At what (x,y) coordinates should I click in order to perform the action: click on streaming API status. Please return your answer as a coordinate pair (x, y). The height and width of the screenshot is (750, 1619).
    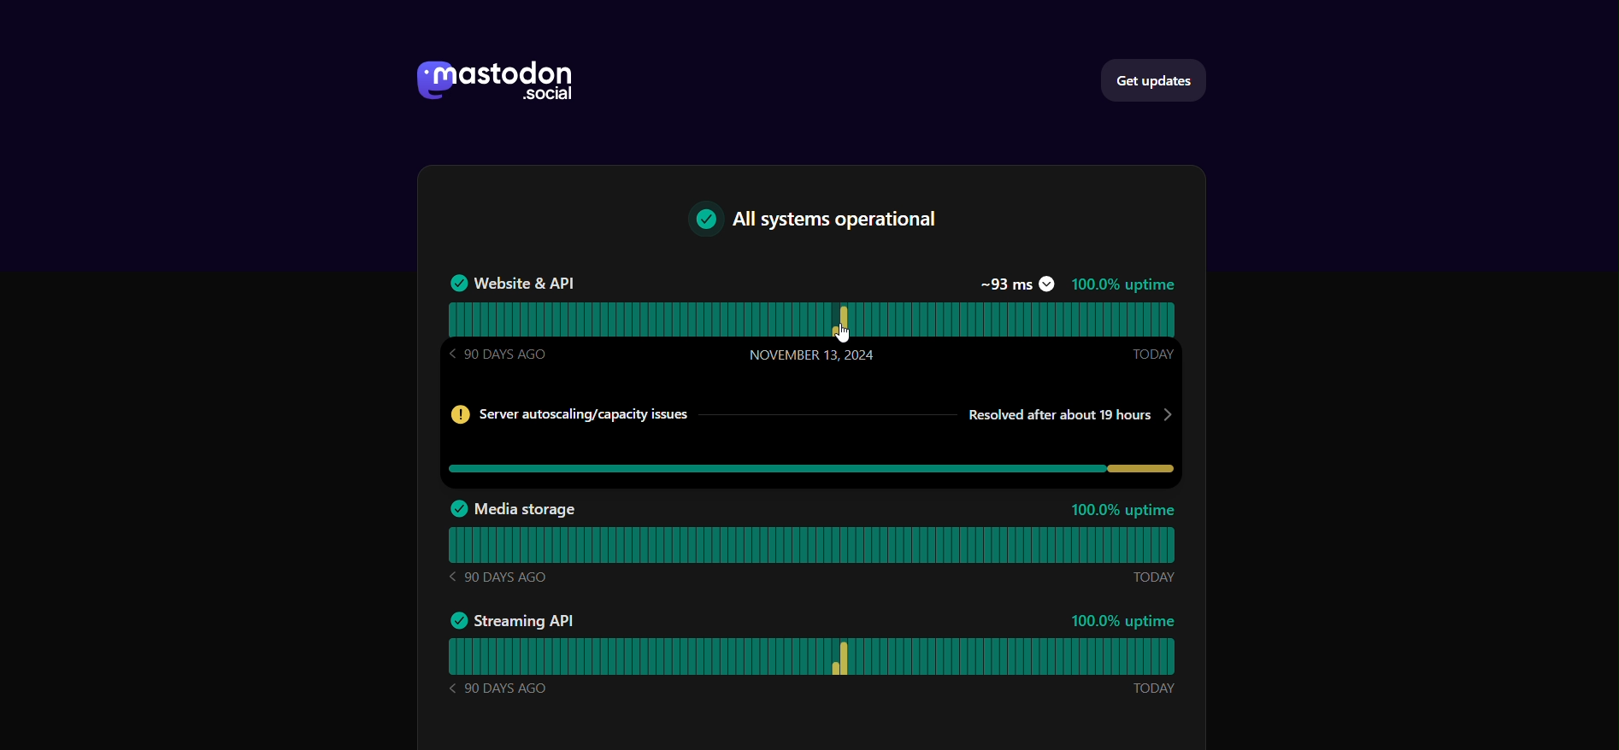
    Looking at the image, I should click on (821, 656).